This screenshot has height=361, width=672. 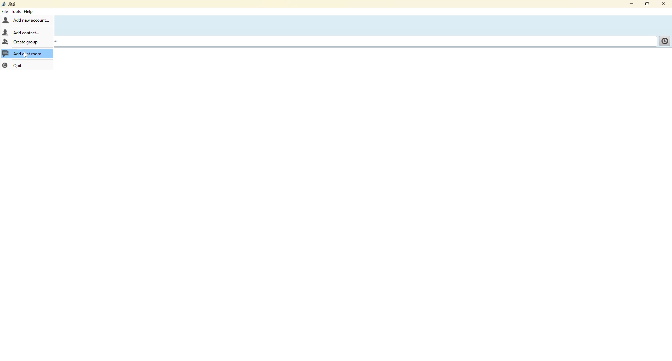 What do you see at coordinates (30, 32) in the screenshot?
I see `add contact` at bounding box center [30, 32].